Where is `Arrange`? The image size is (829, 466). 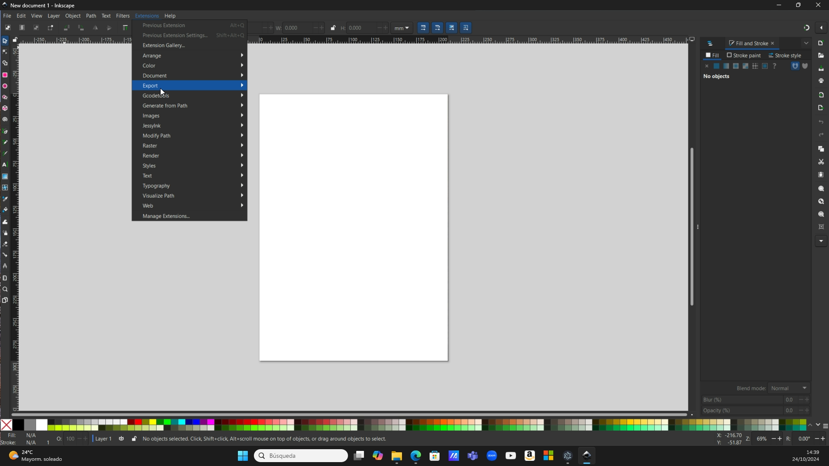
Arrange is located at coordinates (193, 57).